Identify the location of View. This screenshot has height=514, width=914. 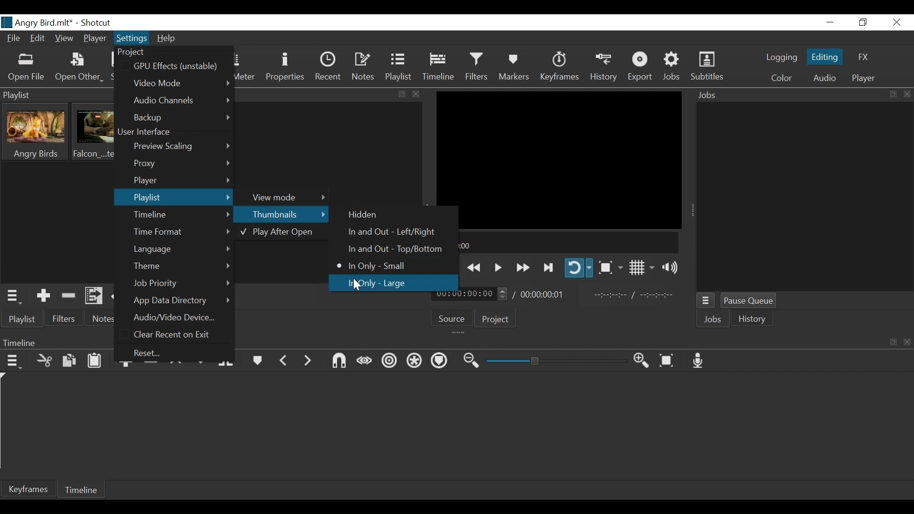
(64, 39).